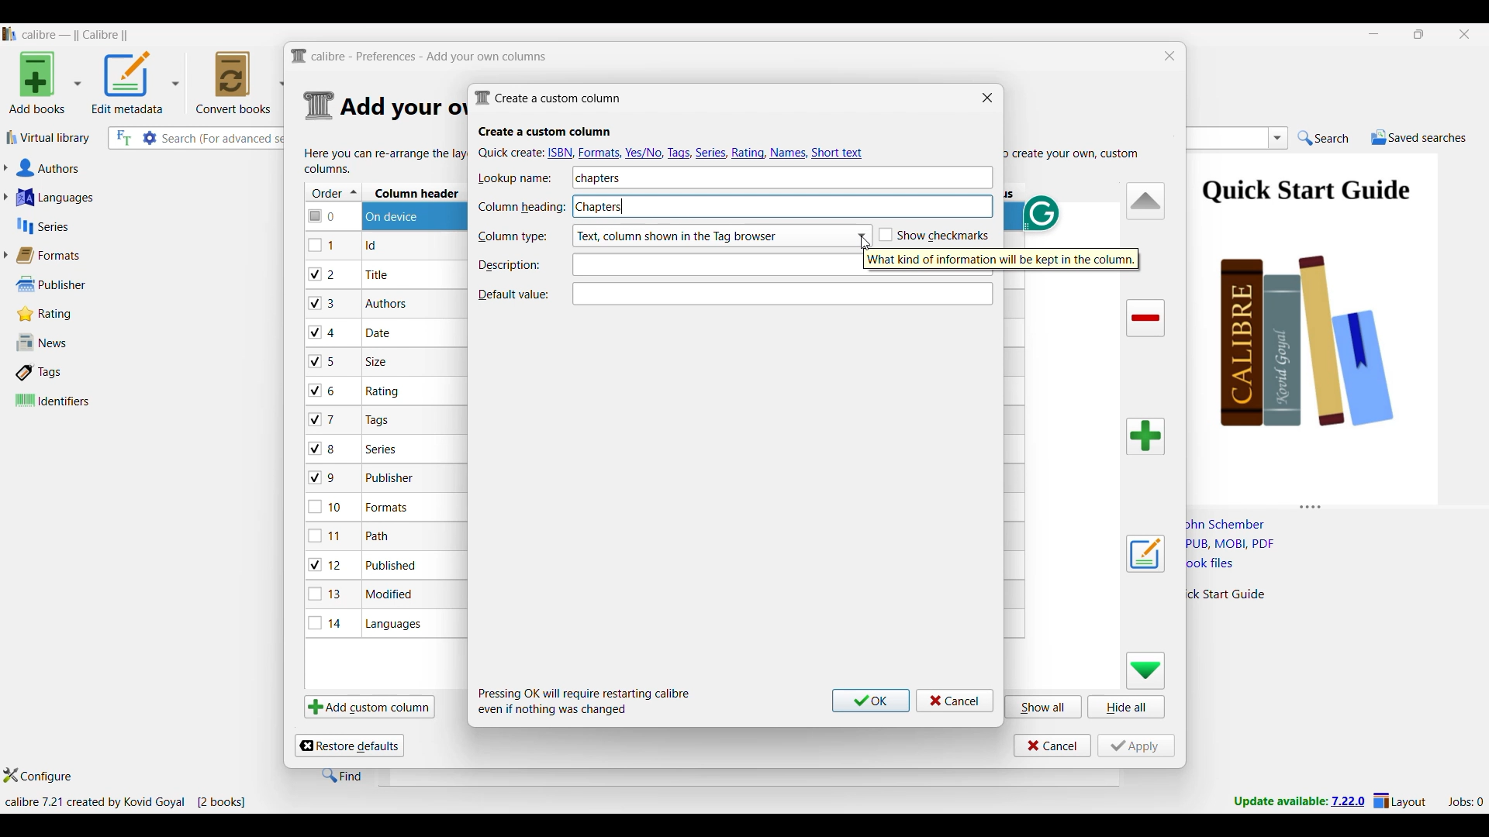  I want to click on Software logo, so click(10, 34).